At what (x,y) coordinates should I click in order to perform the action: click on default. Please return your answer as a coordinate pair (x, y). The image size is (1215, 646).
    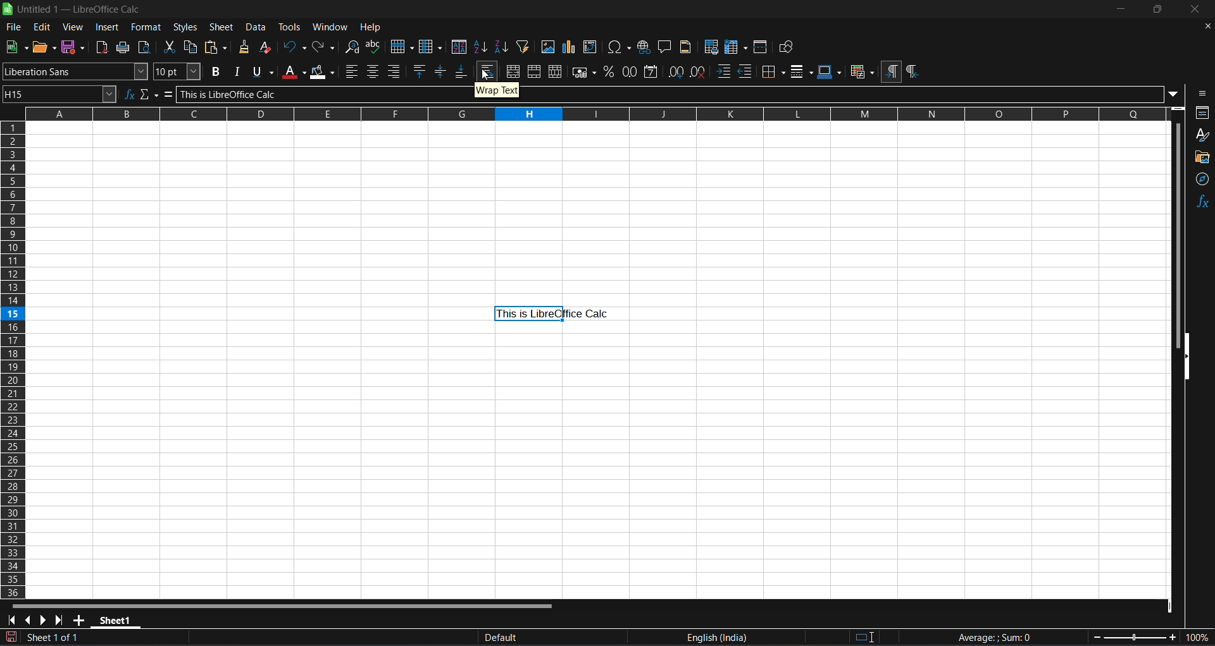
    Looking at the image, I should click on (532, 638).